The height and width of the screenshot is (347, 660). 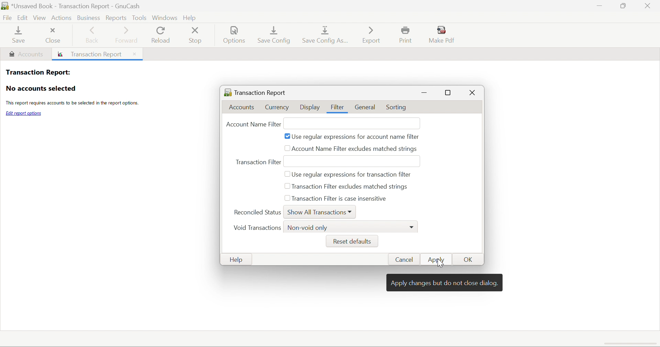 What do you see at coordinates (62, 17) in the screenshot?
I see `Actions` at bounding box center [62, 17].